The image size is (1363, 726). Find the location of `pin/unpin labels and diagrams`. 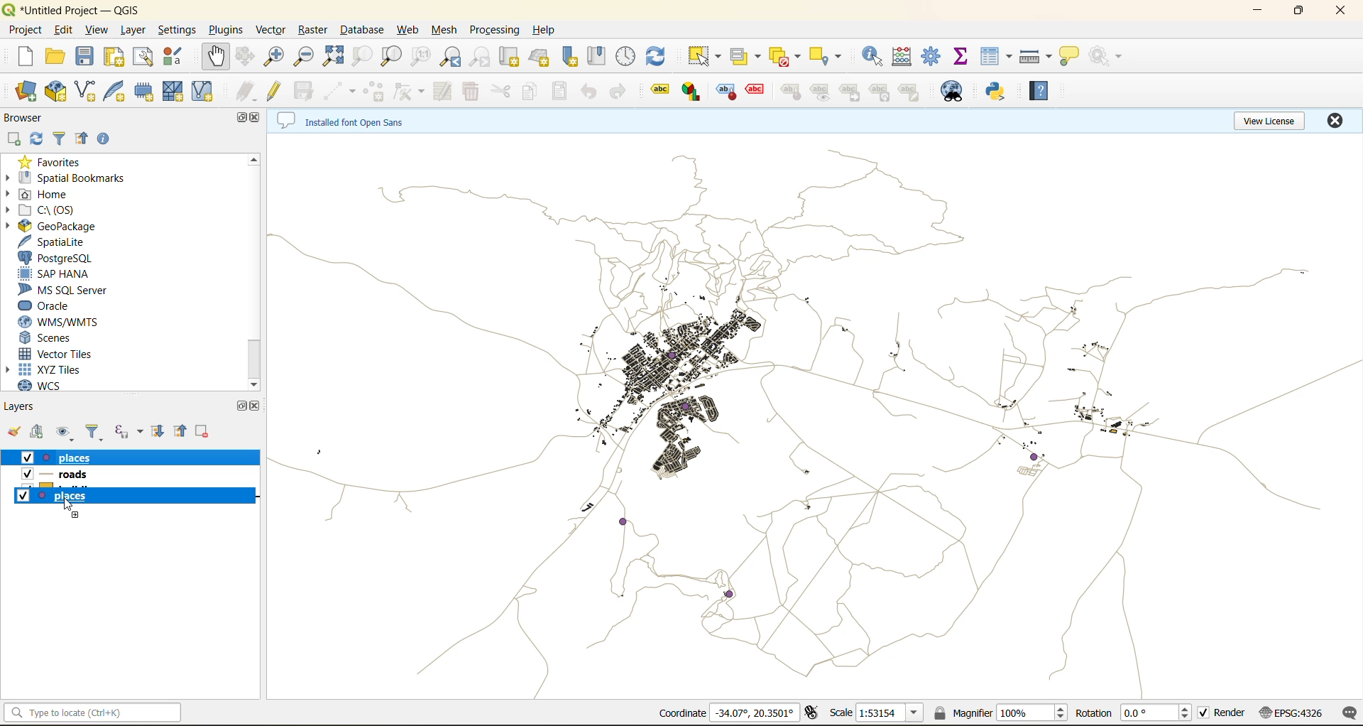

pin/unpin labels and diagrams is located at coordinates (790, 92).